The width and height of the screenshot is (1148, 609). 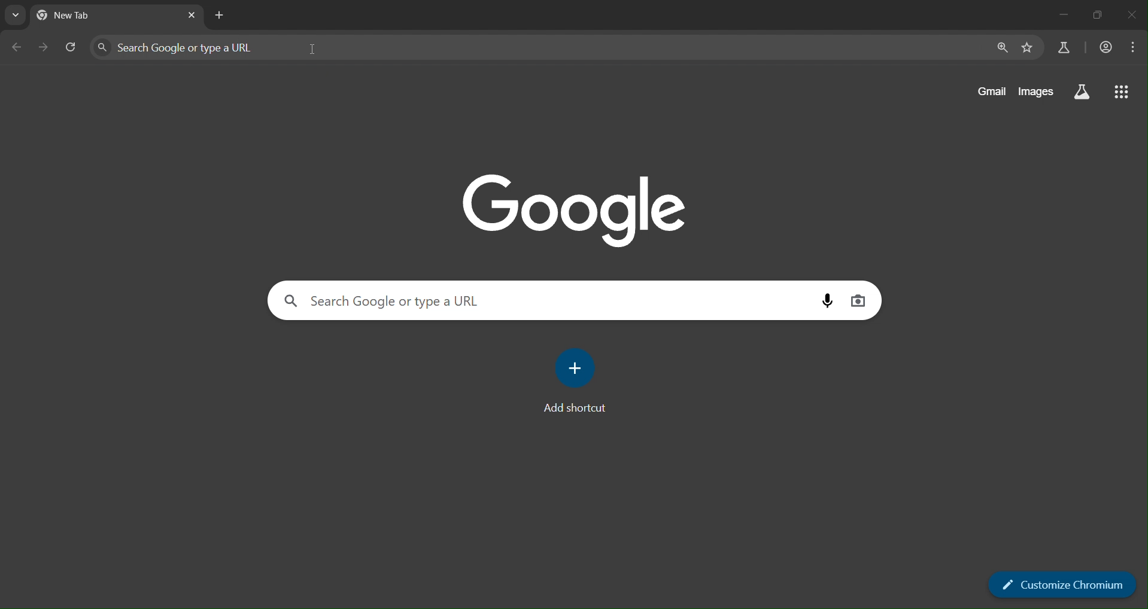 What do you see at coordinates (1133, 48) in the screenshot?
I see `menu` at bounding box center [1133, 48].